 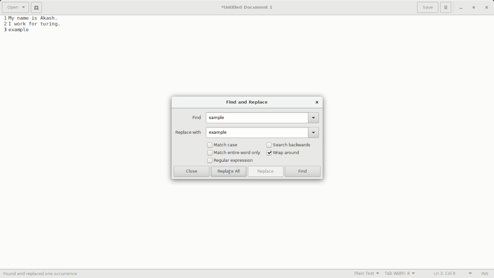 What do you see at coordinates (234, 161) in the screenshot?
I see `regular expression` at bounding box center [234, 161].